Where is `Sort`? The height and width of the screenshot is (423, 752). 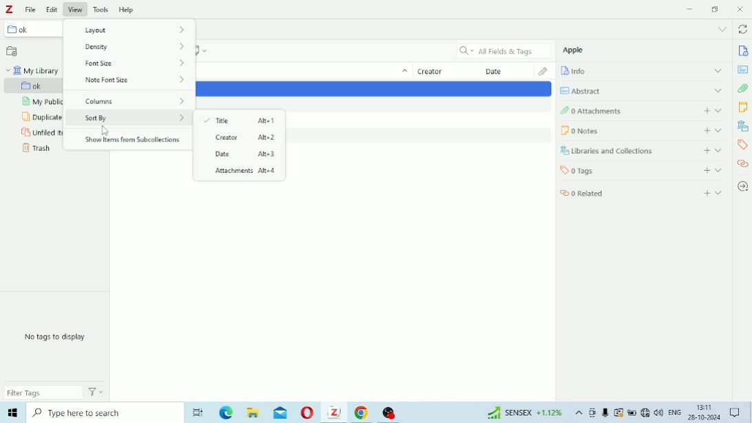
Sort is located at coordinates (403, 72).